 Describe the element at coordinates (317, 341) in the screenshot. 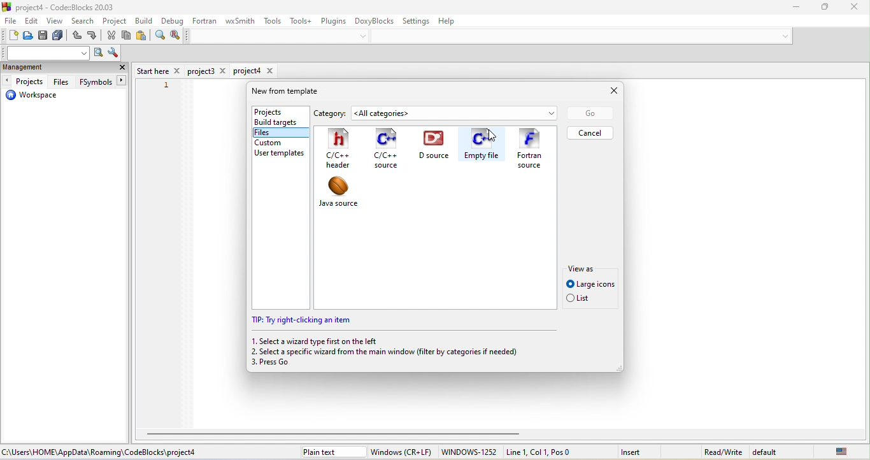

I see `1. select a wizard type first on the left` at that location.